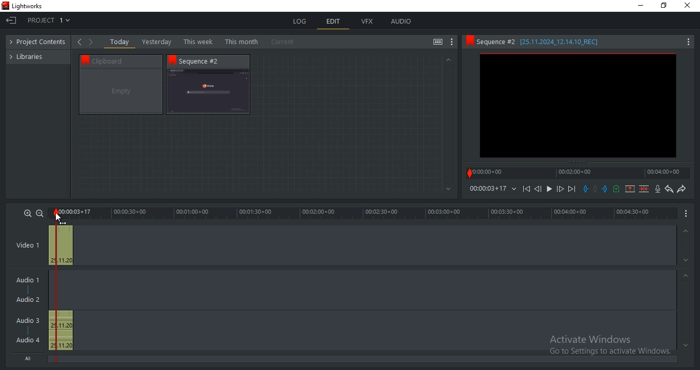  I want to click on cursor, so click(58, 217).